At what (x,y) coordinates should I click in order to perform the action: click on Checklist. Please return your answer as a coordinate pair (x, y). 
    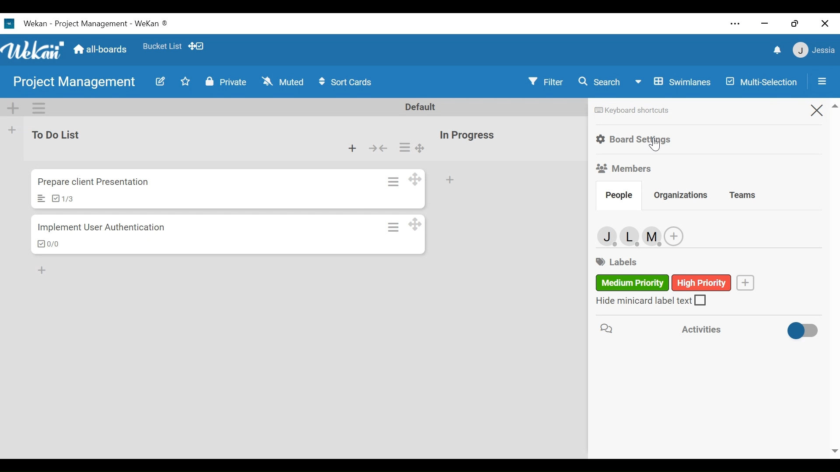
    Looking at the image, I should click on (61, 198).